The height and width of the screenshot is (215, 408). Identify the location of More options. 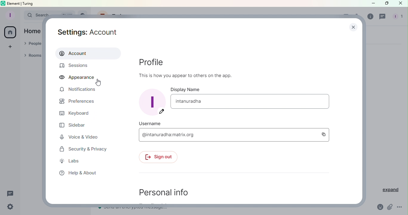
(400, 208).